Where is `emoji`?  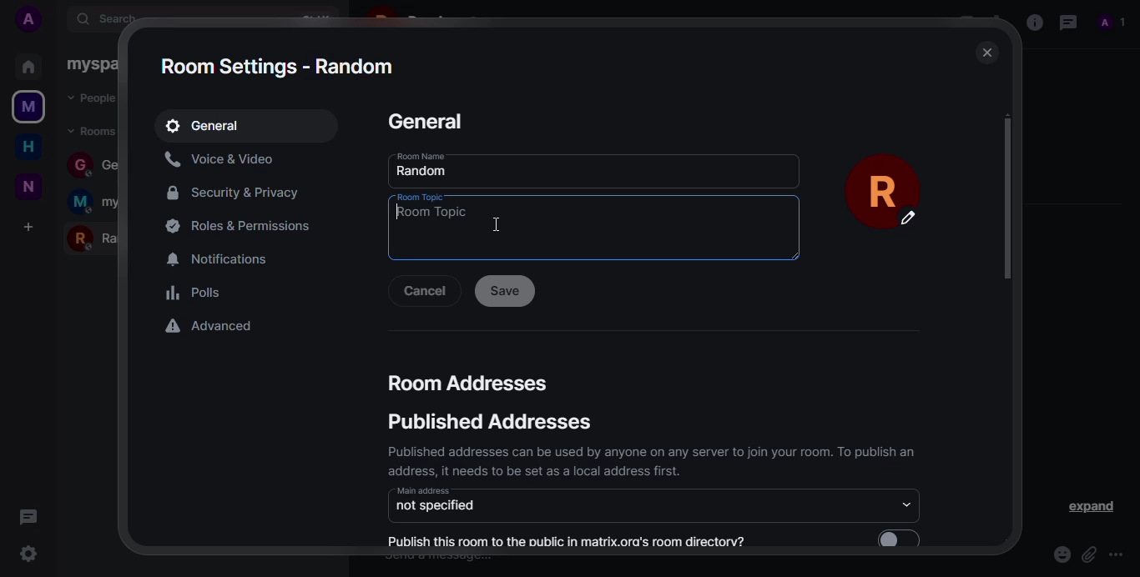
emoji is located at coordinates (1055, 550).